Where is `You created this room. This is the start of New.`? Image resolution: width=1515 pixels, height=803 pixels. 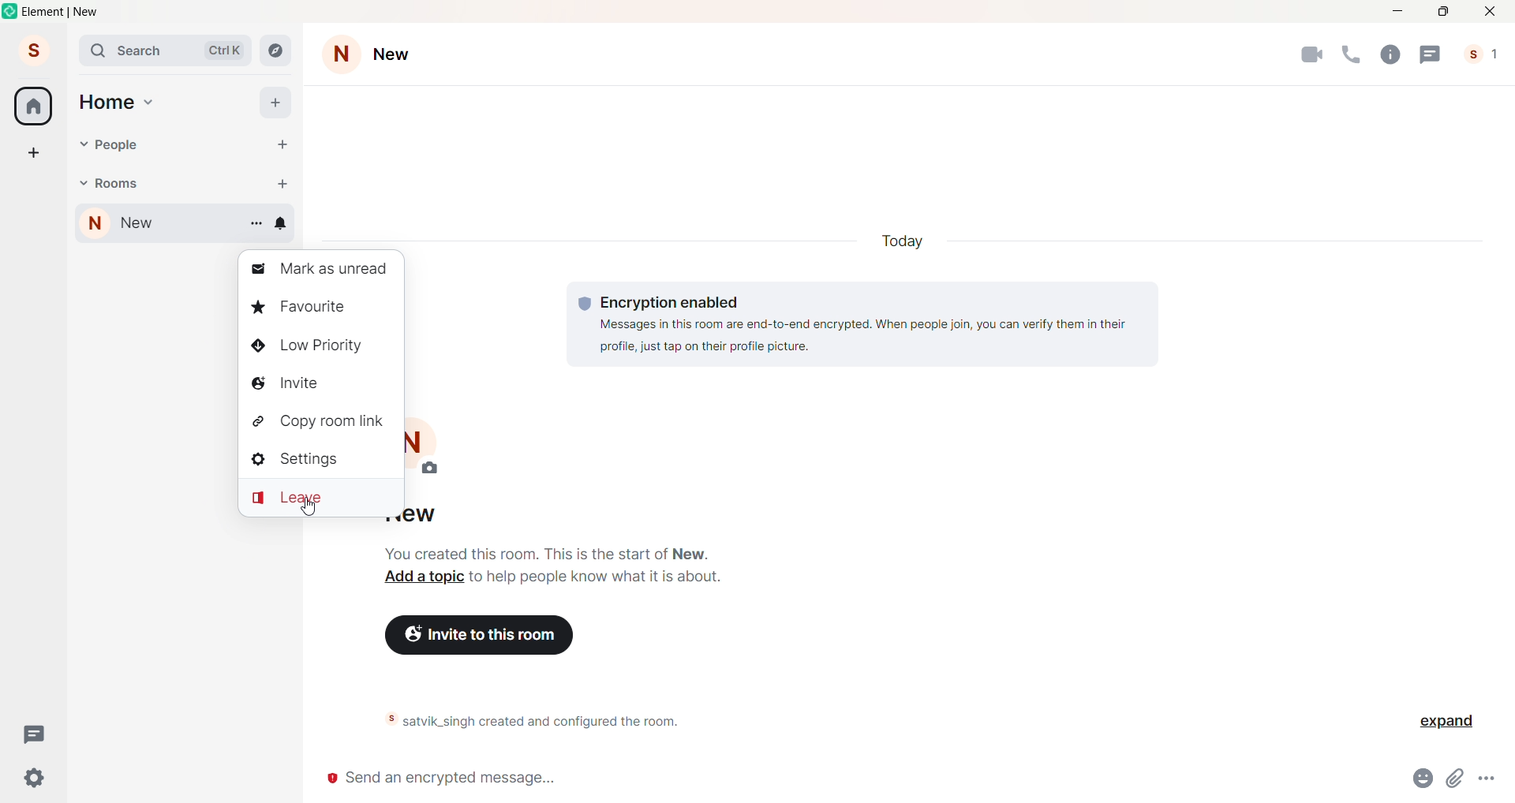 You created this room. This is the start of New. is located at coordinates (547, 552).